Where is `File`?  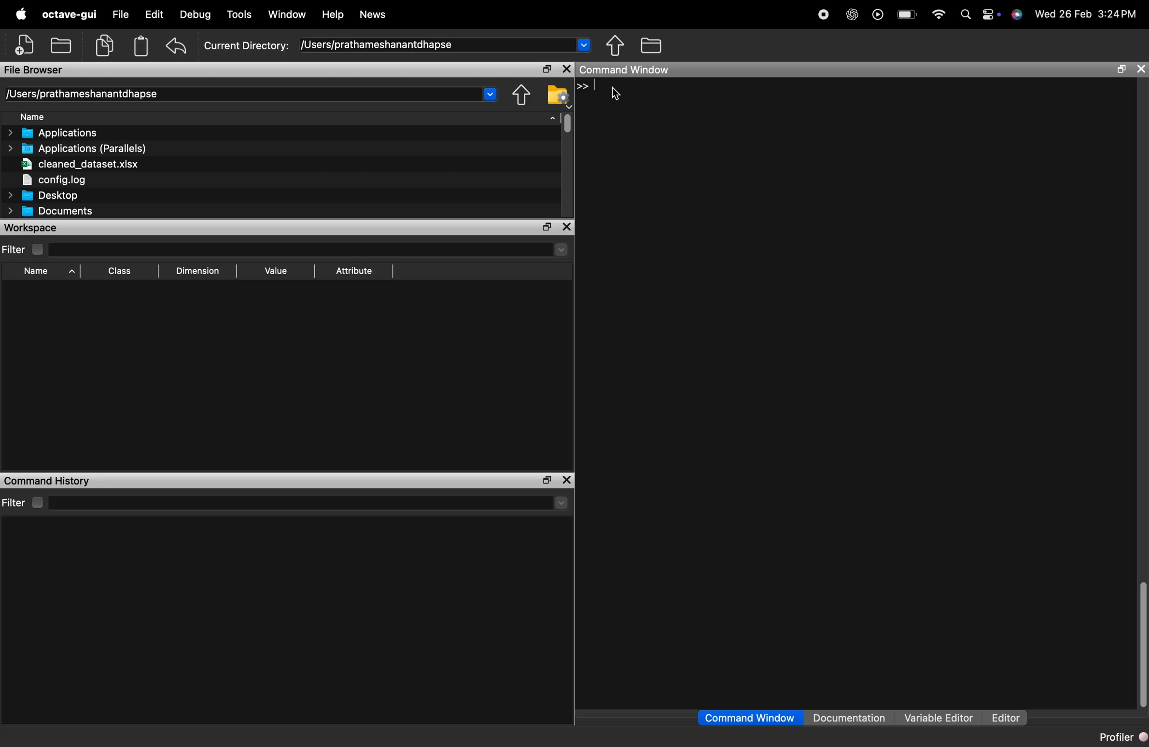
File is located at coordinates (120, 16).